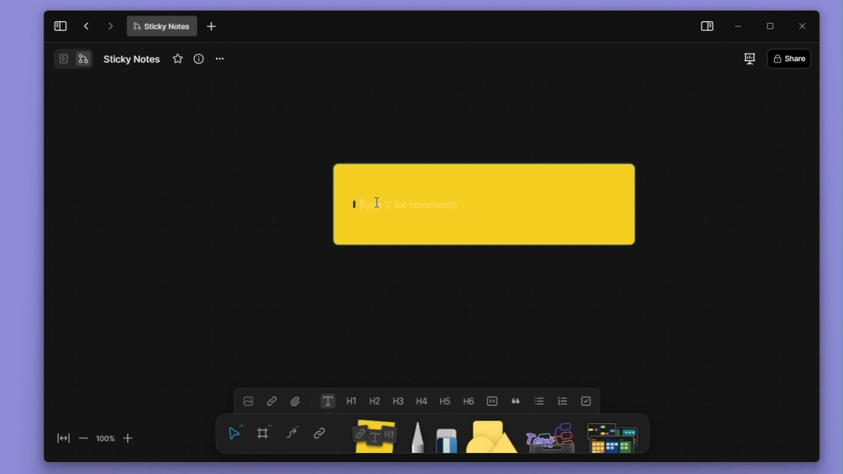 The height and width of the screenshot is (474, 843). What do you see at coordinates (85, 59) in the screenshot?
I see `Flowchart` at bounding box center [85, 59].